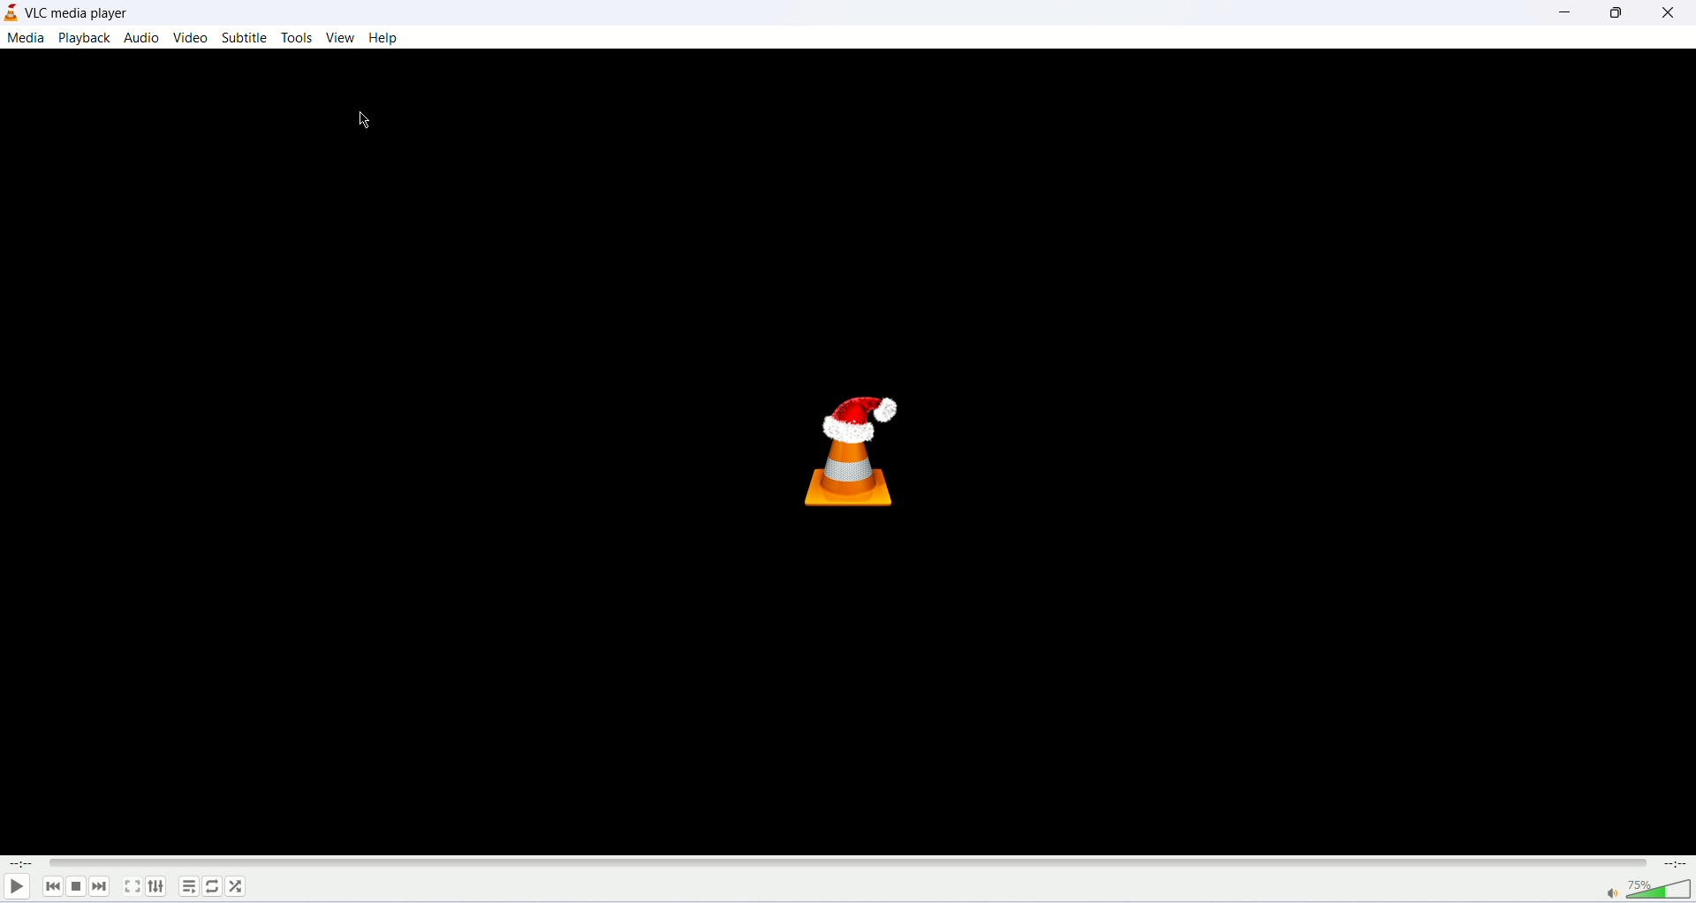  Describe the element at coordinates (382, 37) in the screenshot. I see `help` at that location.